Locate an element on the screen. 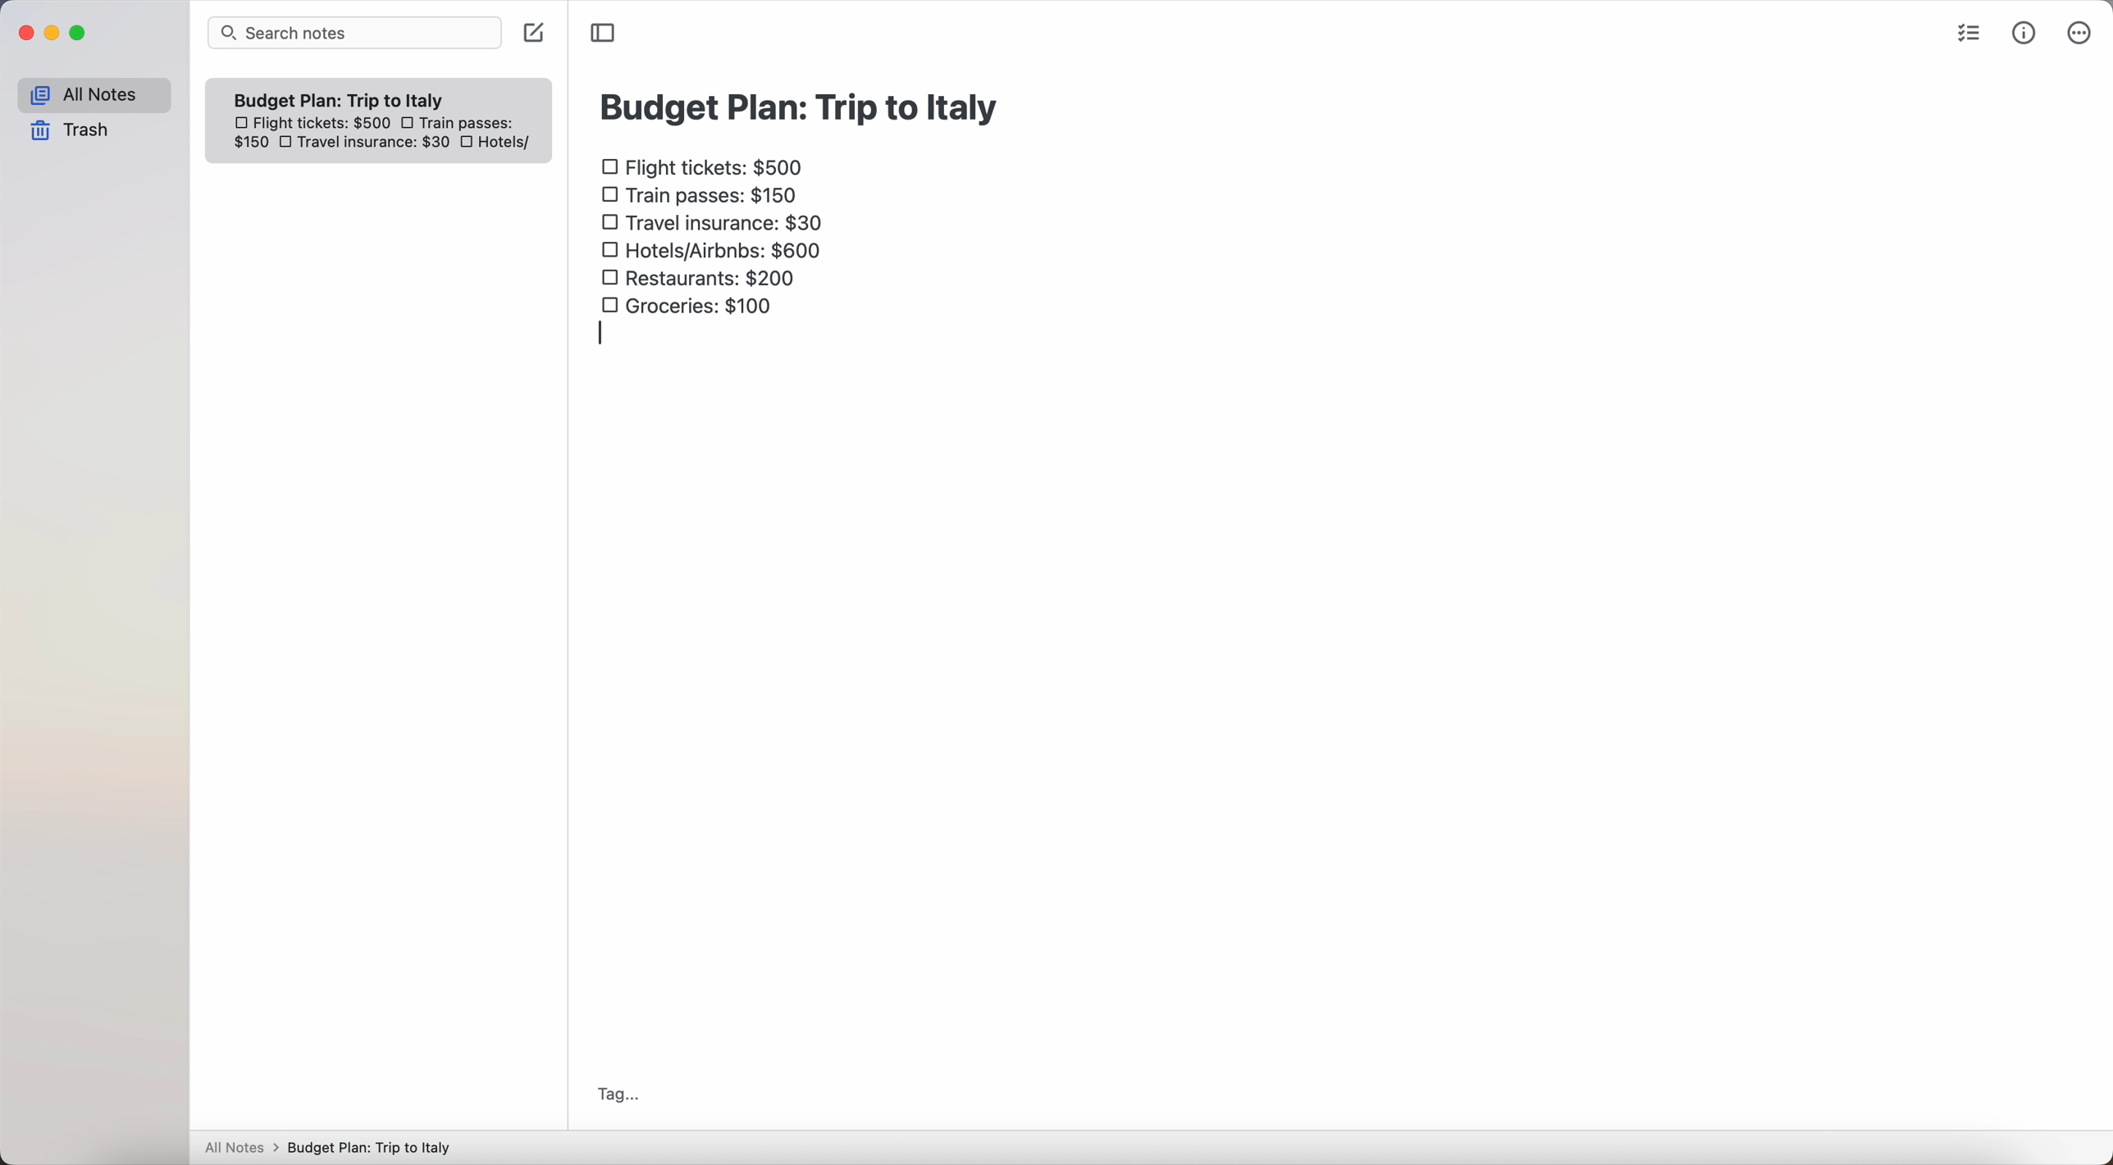 The width and height of the screenshot is (2113, 1165). checkbox is located at coordinates (472, 143).